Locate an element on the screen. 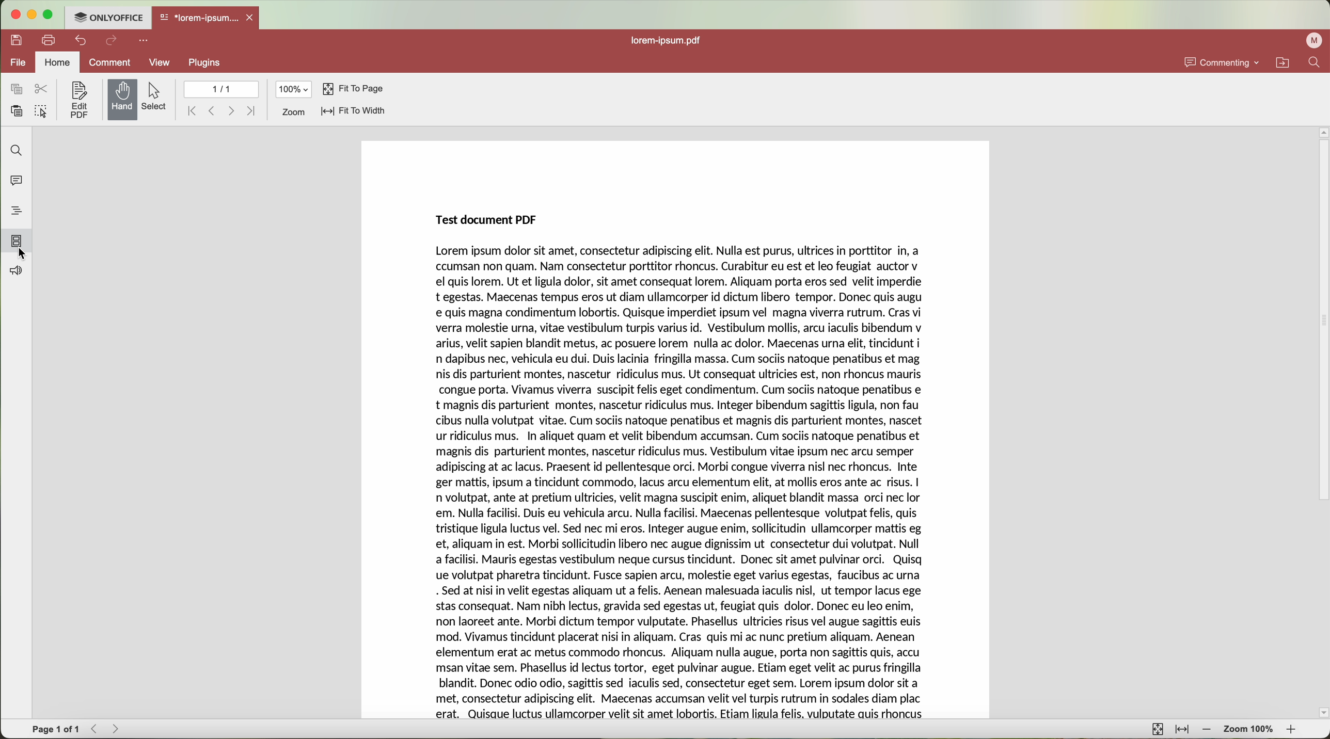  undo is located at coordinates (78, 40).